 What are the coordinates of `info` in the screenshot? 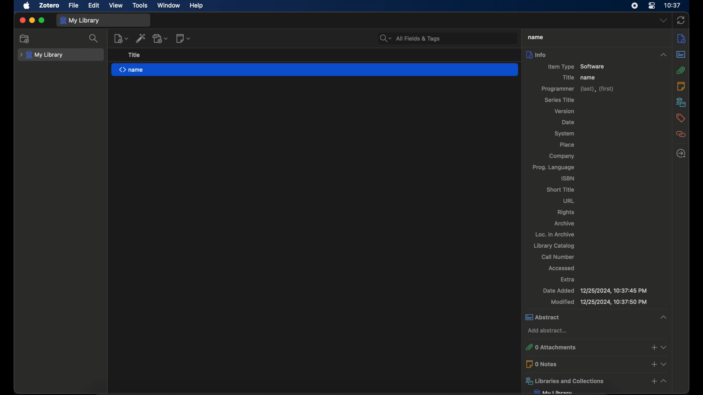 It's located at (587, 54).